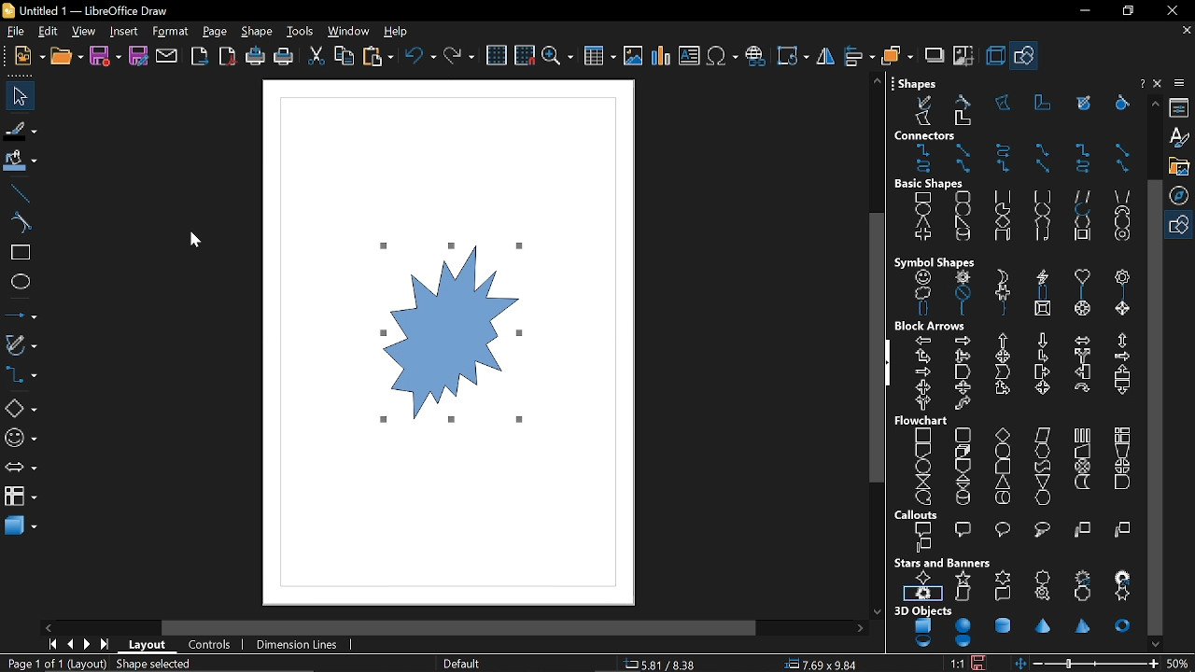 The image size is (1195, 672). What do you see at coordinates (1179, 166) in the screenshot?
I see `gallery` at bounding box center [1179, 166].